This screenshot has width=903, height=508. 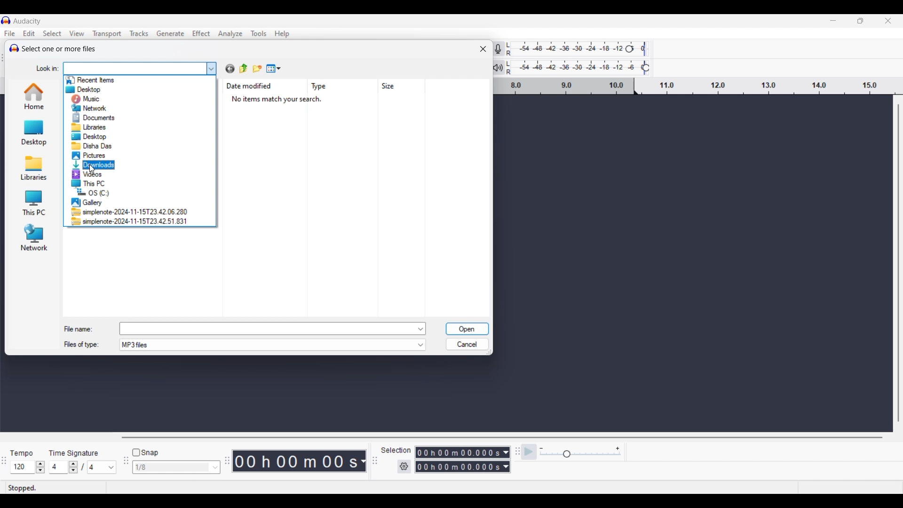 What do you see at coordinates (44, 488) in the screenshot?
I see `Status of recording` at bounding box center [44, 488].